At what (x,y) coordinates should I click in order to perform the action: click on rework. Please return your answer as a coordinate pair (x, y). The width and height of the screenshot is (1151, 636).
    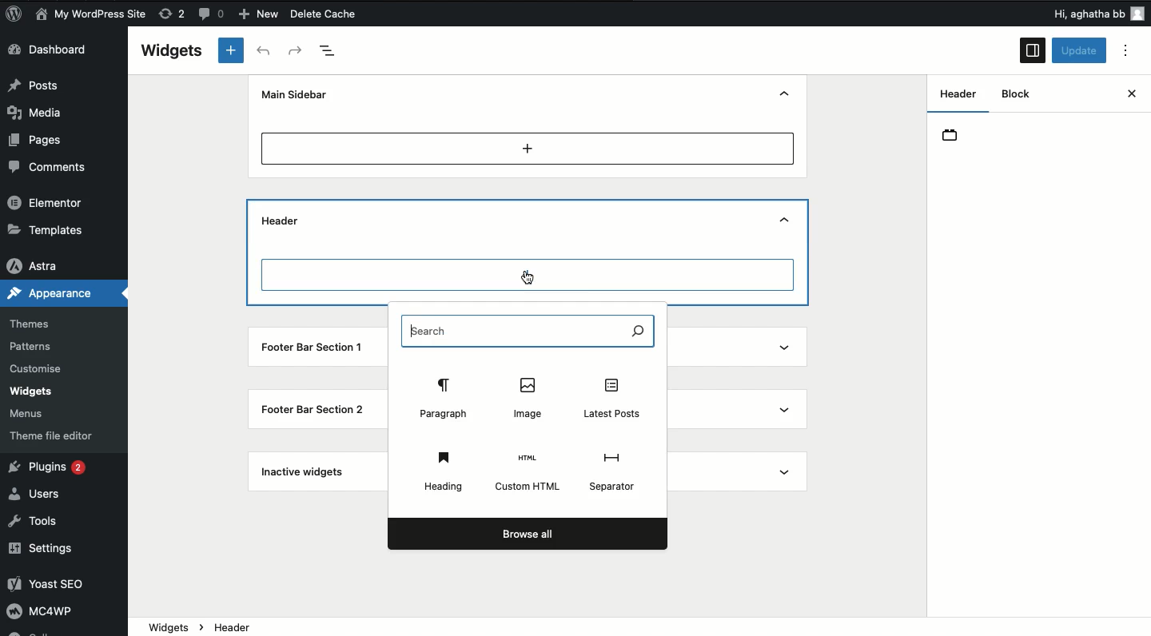
    Looking at the image, I should click on (174, 16).